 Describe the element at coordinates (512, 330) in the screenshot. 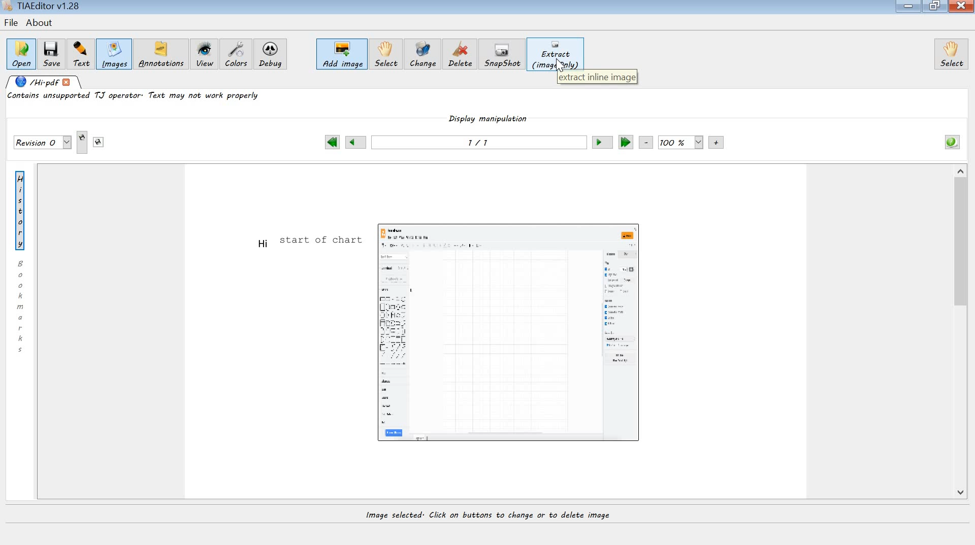

I see `image outline added` at that location.